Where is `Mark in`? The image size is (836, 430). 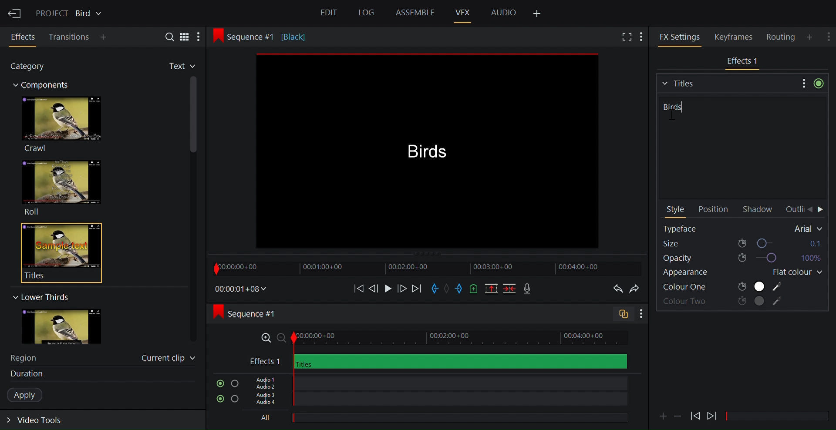 Mark in is located at coordinates (436, 288).